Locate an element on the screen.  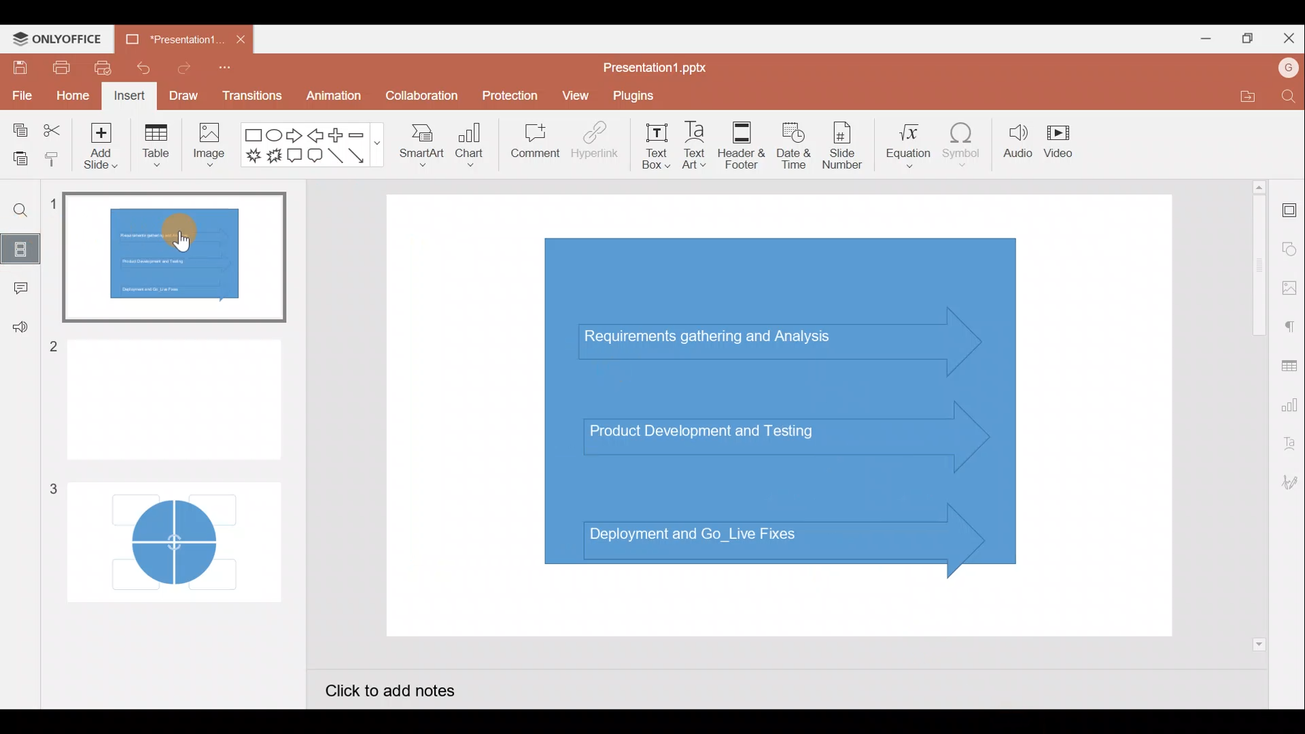
Protection is located at coordinates (507, 92).